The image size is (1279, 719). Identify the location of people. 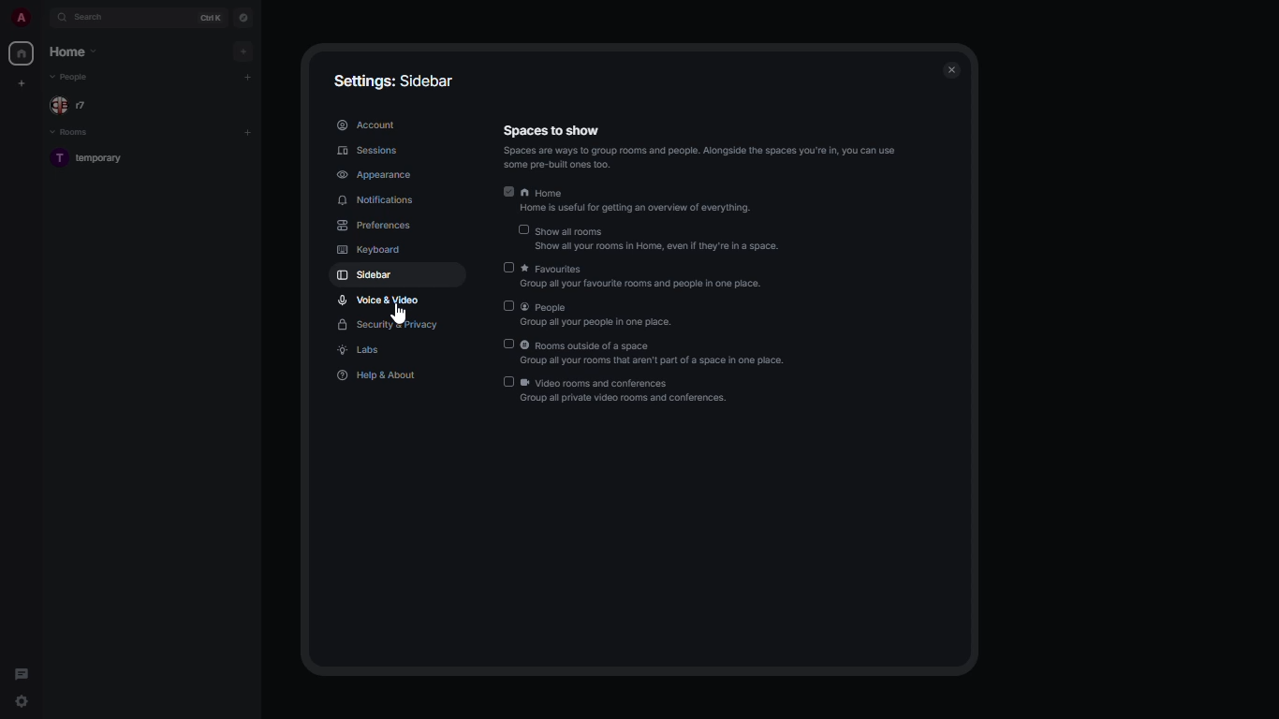
(75, 105).